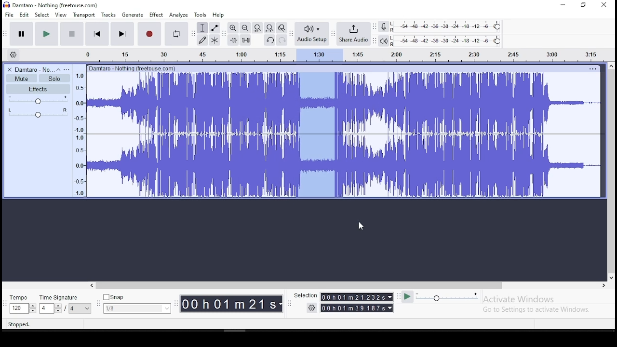  Describe the element at coordinates (192, 33) in the screenshot. I see `` at that location.